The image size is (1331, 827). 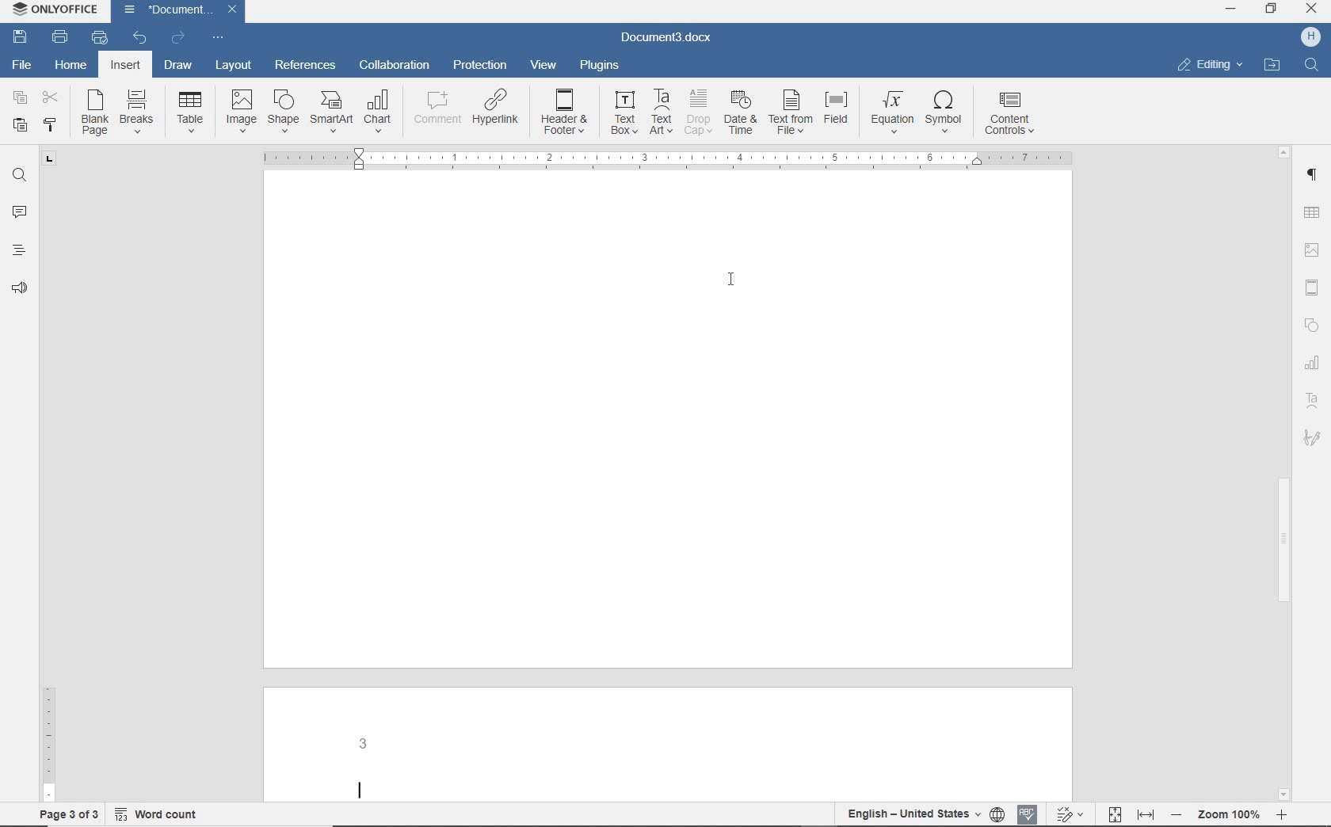 I want to click on SCROLLBAR, so click(x=1283, y=473).